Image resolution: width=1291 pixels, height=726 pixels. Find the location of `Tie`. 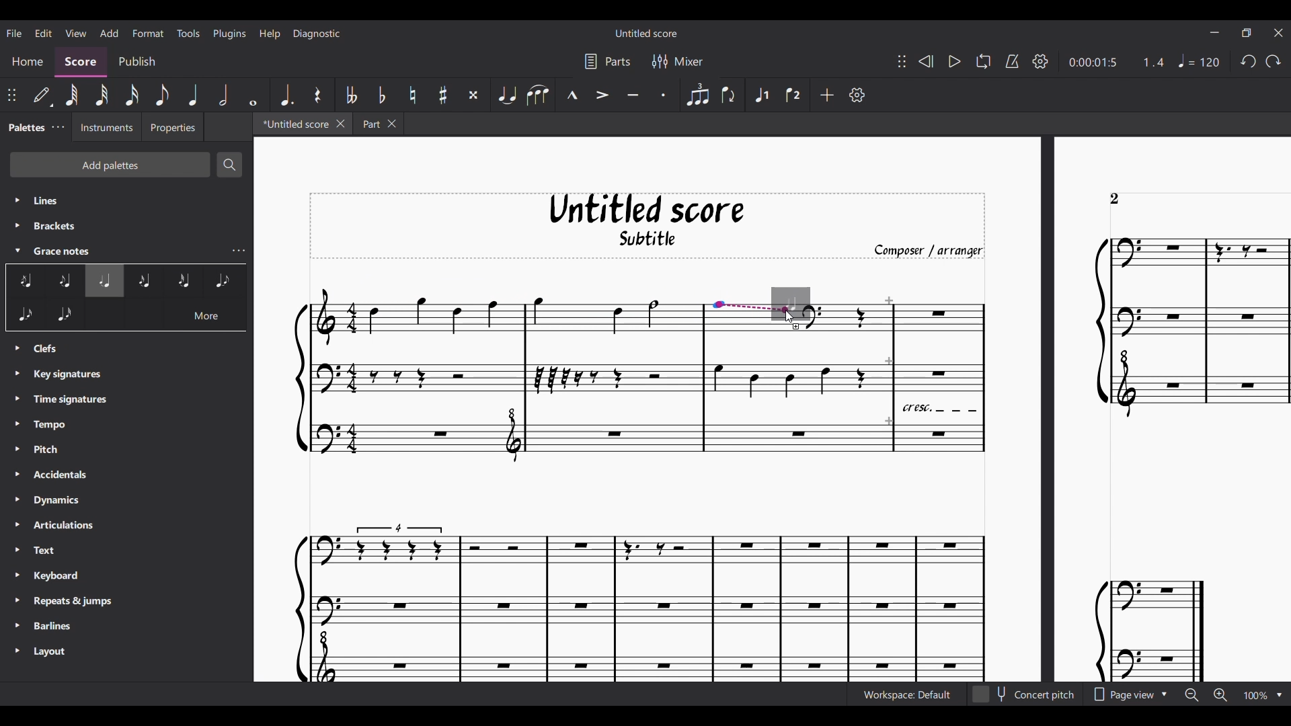

Tie is located at coordinates (506, 95).